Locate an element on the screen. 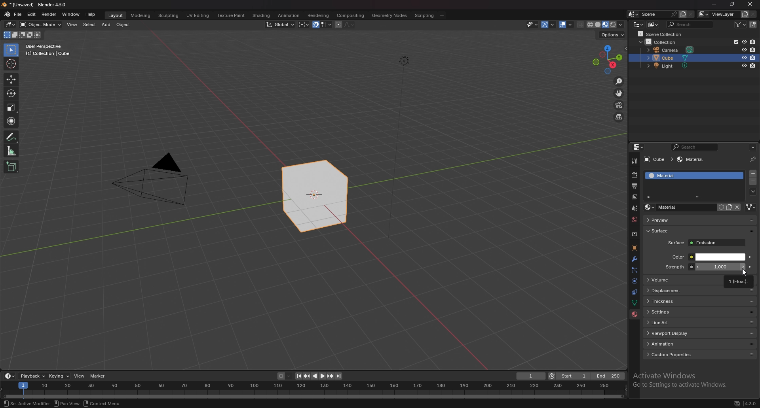  scripting is located at coordinates (425, 15).